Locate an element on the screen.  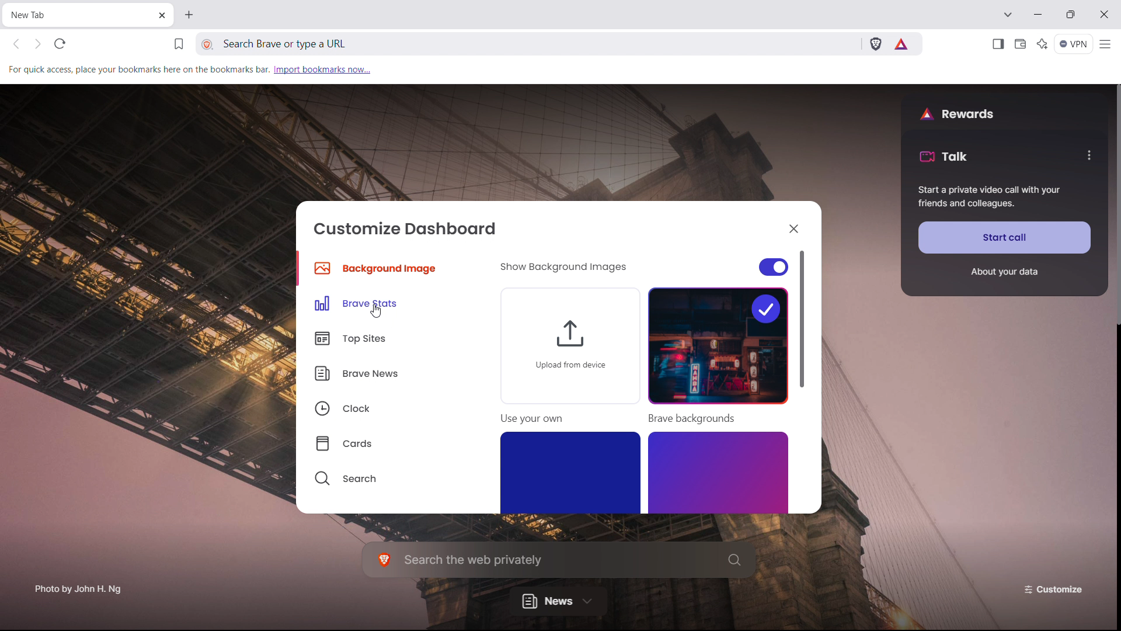
customize and control is located at coordinates (1106, 44).